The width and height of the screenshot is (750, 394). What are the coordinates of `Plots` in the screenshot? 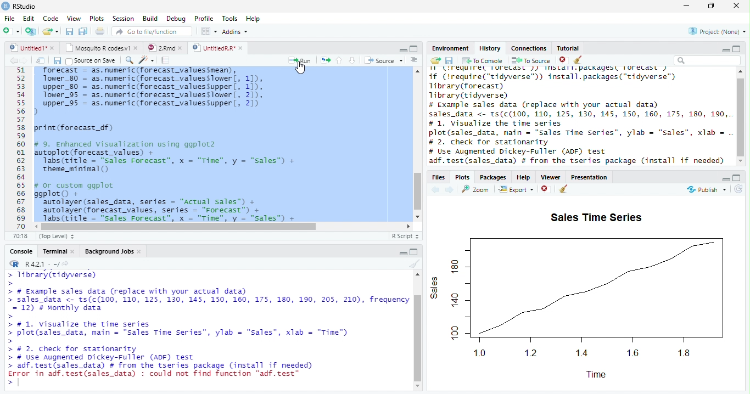 It's located at (96, 18).